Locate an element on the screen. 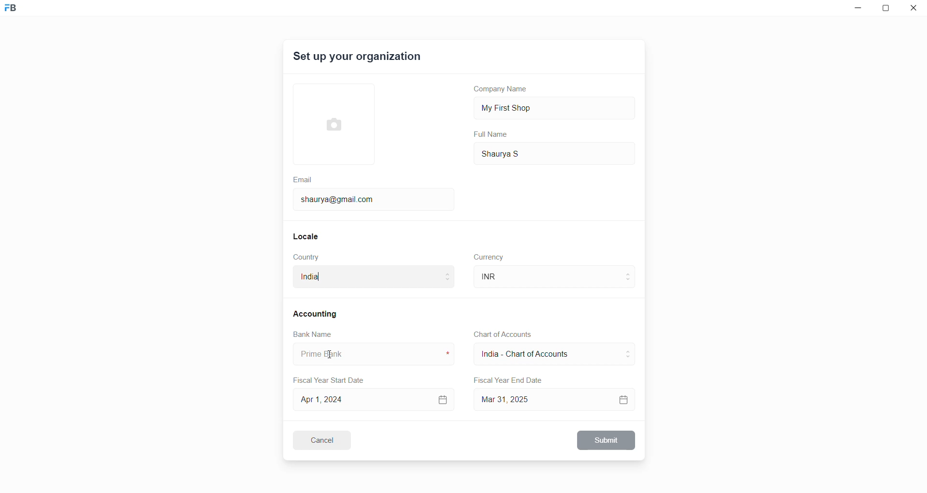 The width and height of the screenshot is (927, 493). select Profile picture is located at coordinates (329, 123).